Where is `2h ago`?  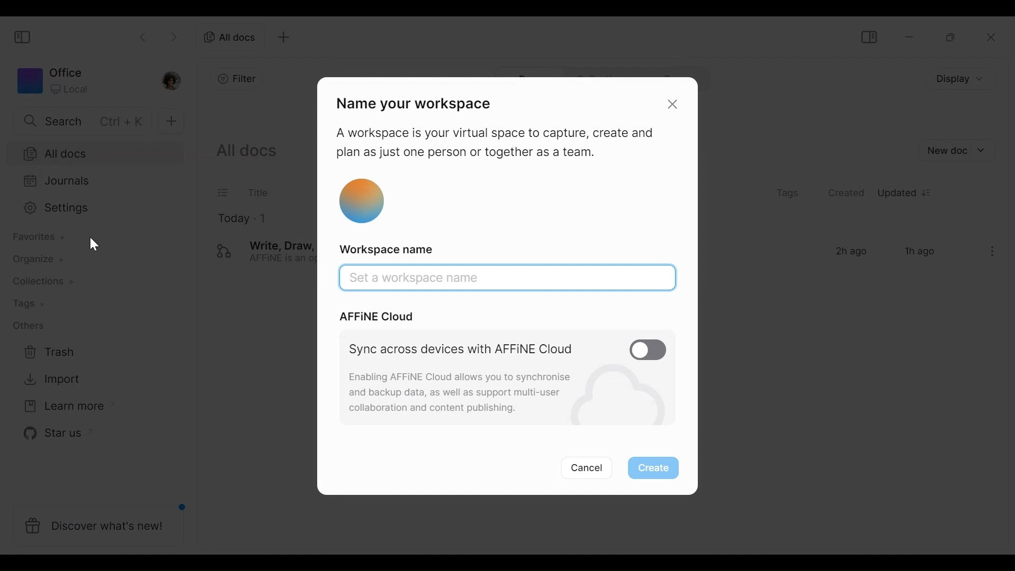 2h ago is located at coordinates (850, 253).